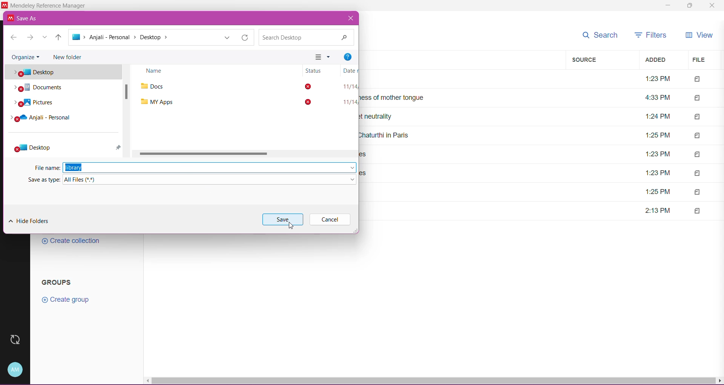 The width and height of the screenshot is (724, 385). What do you see at coordinates (658, 116) in the screenshot?
I see `1:24 PM` at bounding box center [658, 116].